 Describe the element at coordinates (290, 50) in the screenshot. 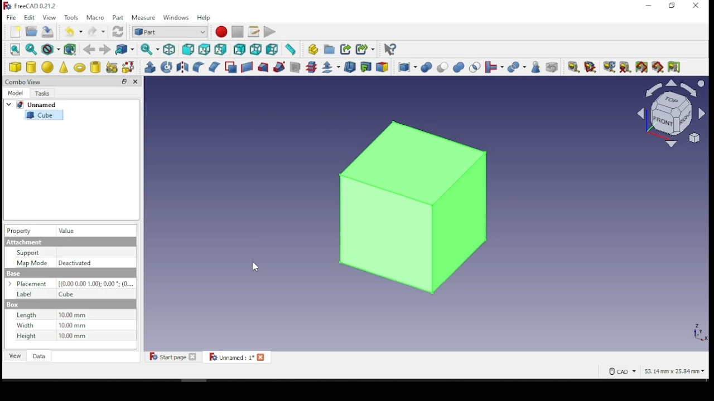

I see `measure distance` at that location.